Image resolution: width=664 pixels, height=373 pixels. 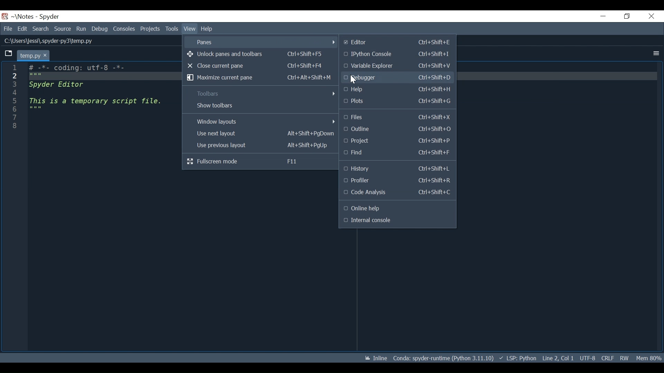 What do you see at coordinates (443, 358) in the screenshot?
I see `Conda Environment Indicator` at bounding box center [443, 358].